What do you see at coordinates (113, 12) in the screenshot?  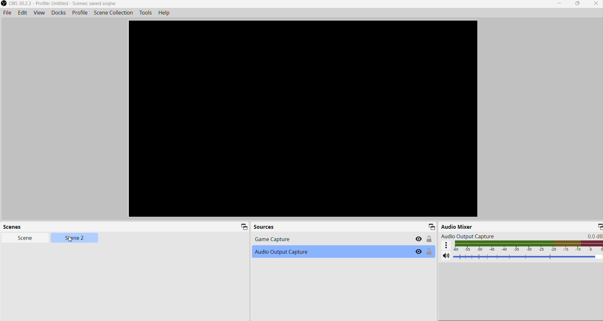 I see `Scene Collection` at bounding box center [113, 12].